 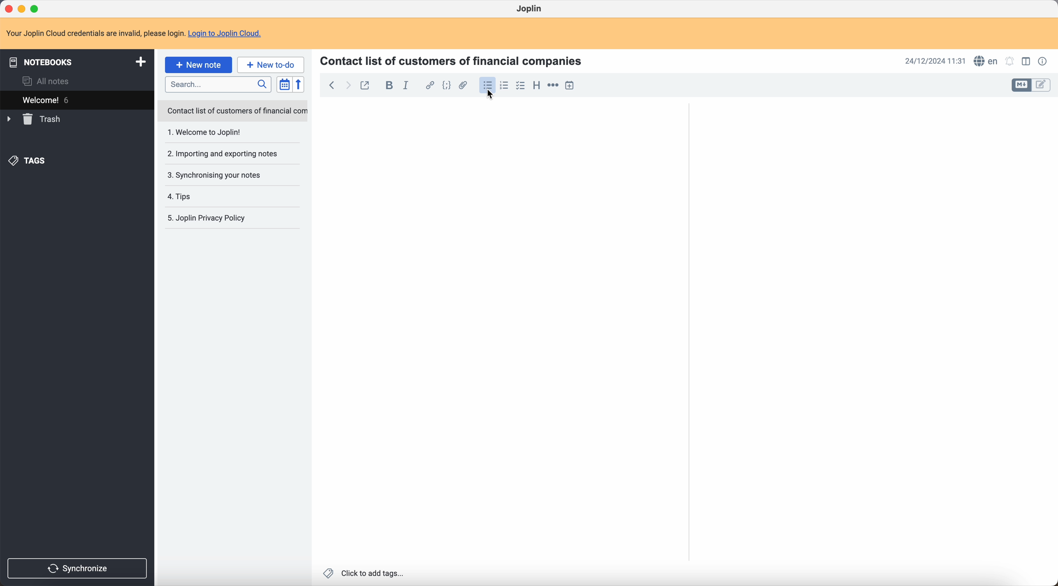 I want to click on toggle edit layout, so click(x=1026, y=61).